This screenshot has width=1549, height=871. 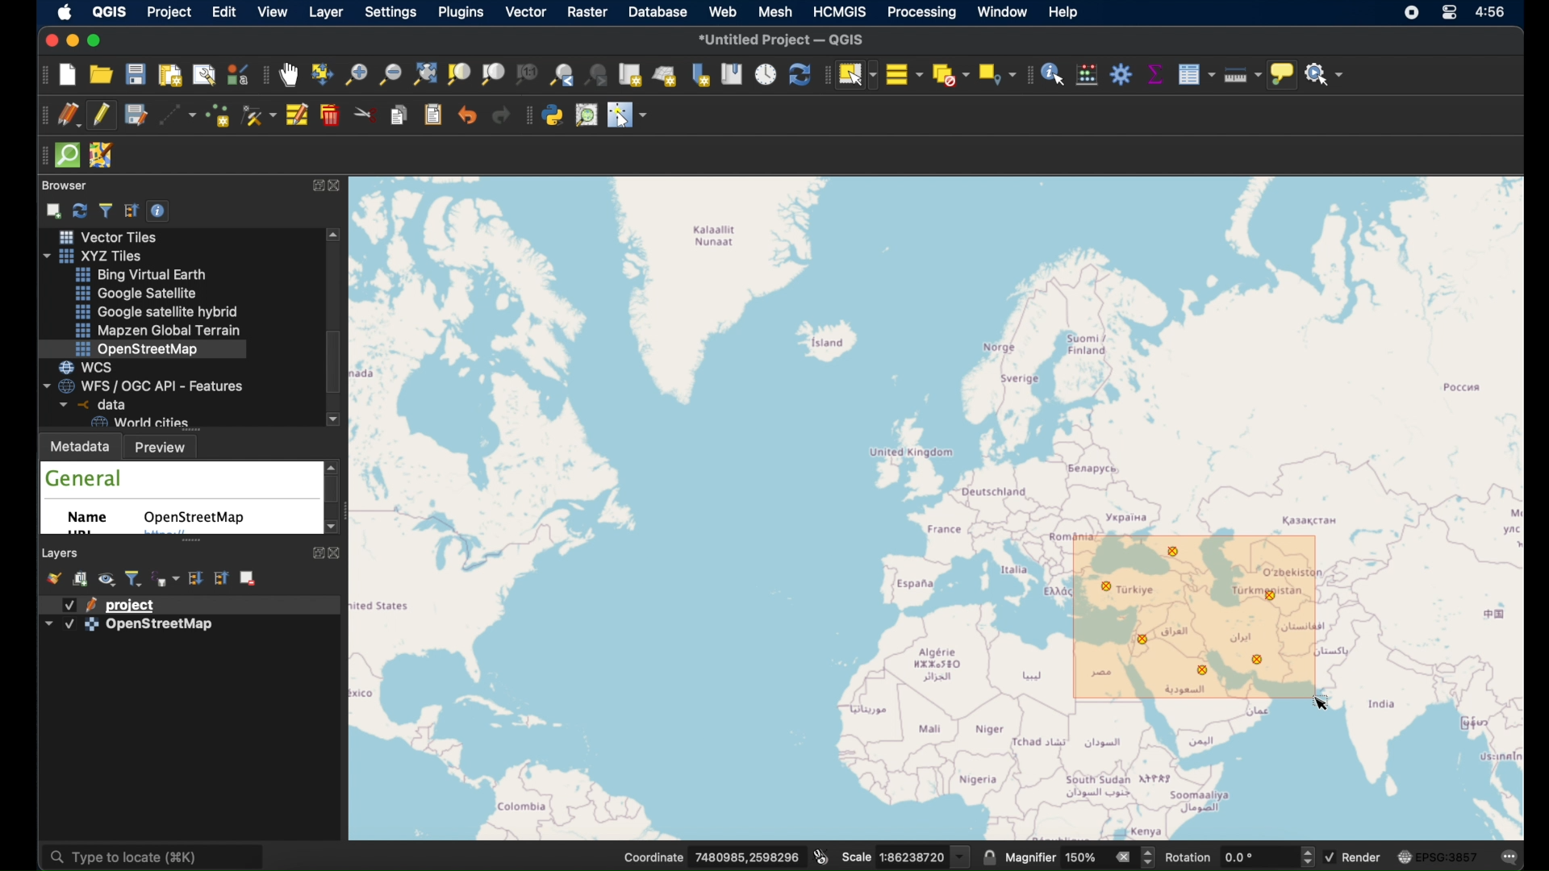 I want to click on metadata, so click(x=81, y=445).